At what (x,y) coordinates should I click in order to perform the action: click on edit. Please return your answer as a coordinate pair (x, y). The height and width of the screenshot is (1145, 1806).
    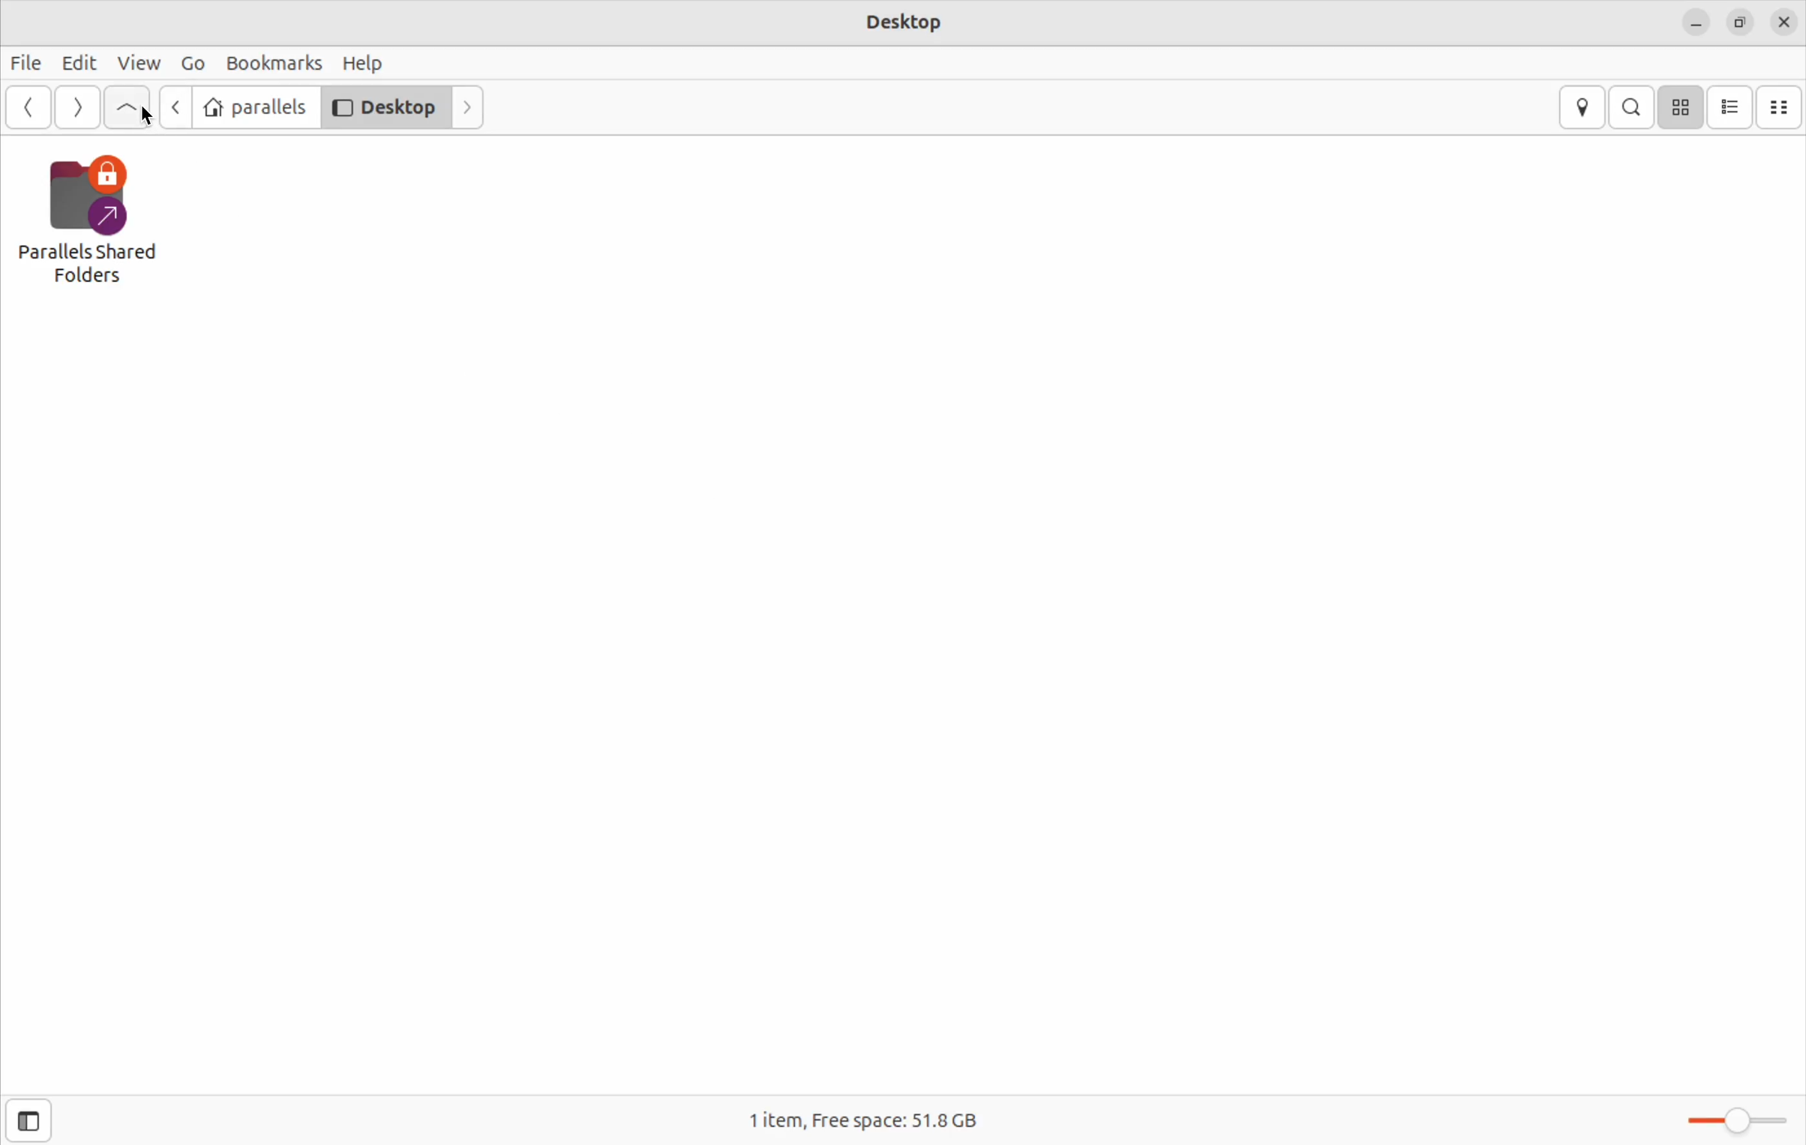
    Looking at the image, I should click on (78, 62).